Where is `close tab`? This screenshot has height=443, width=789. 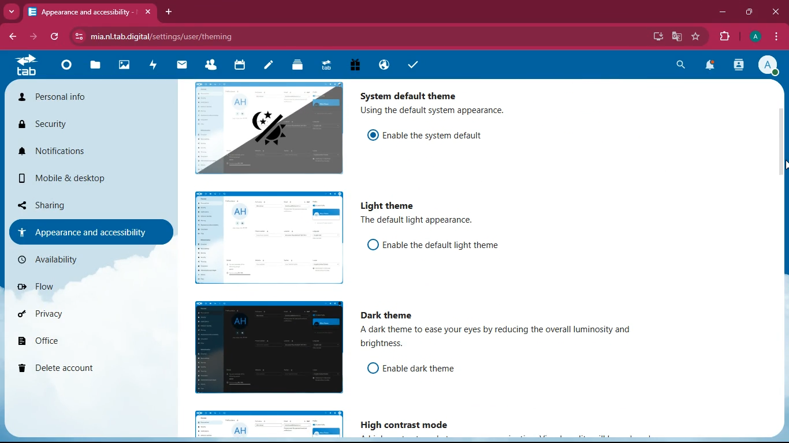 close tab is located at coordinates (148, 12).